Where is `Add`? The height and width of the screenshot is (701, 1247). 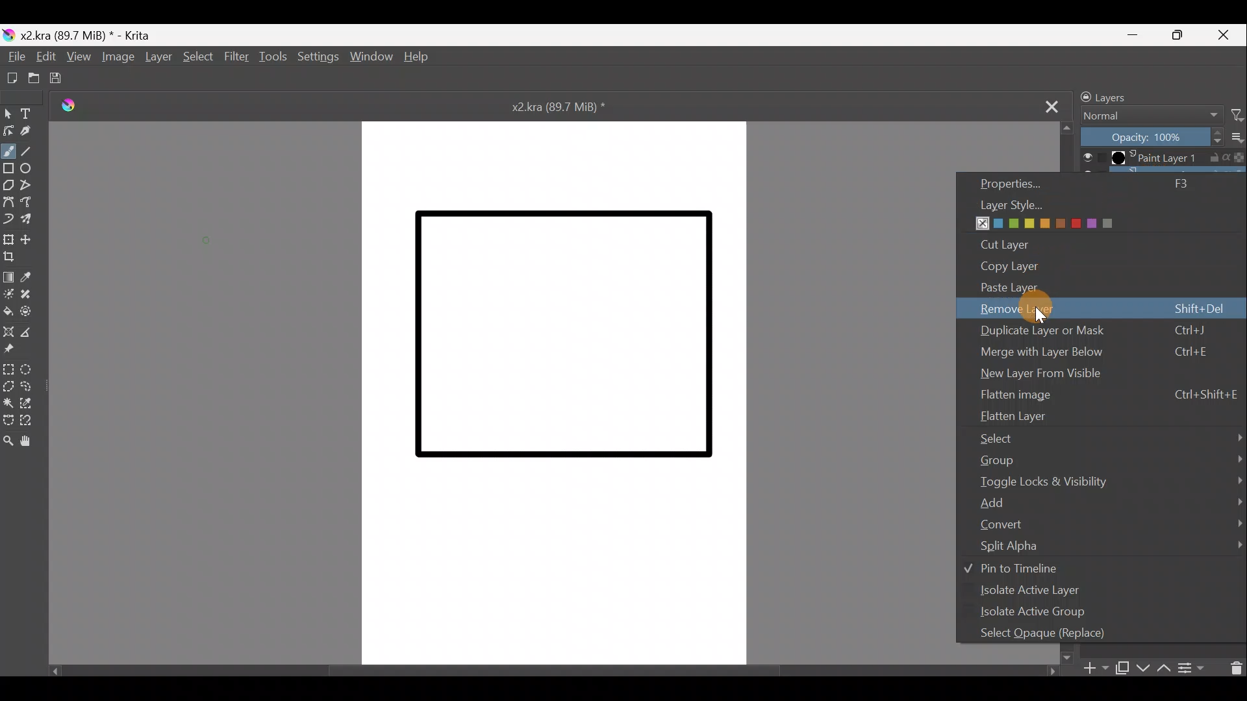
Add is located at coordinates (1112, 501).